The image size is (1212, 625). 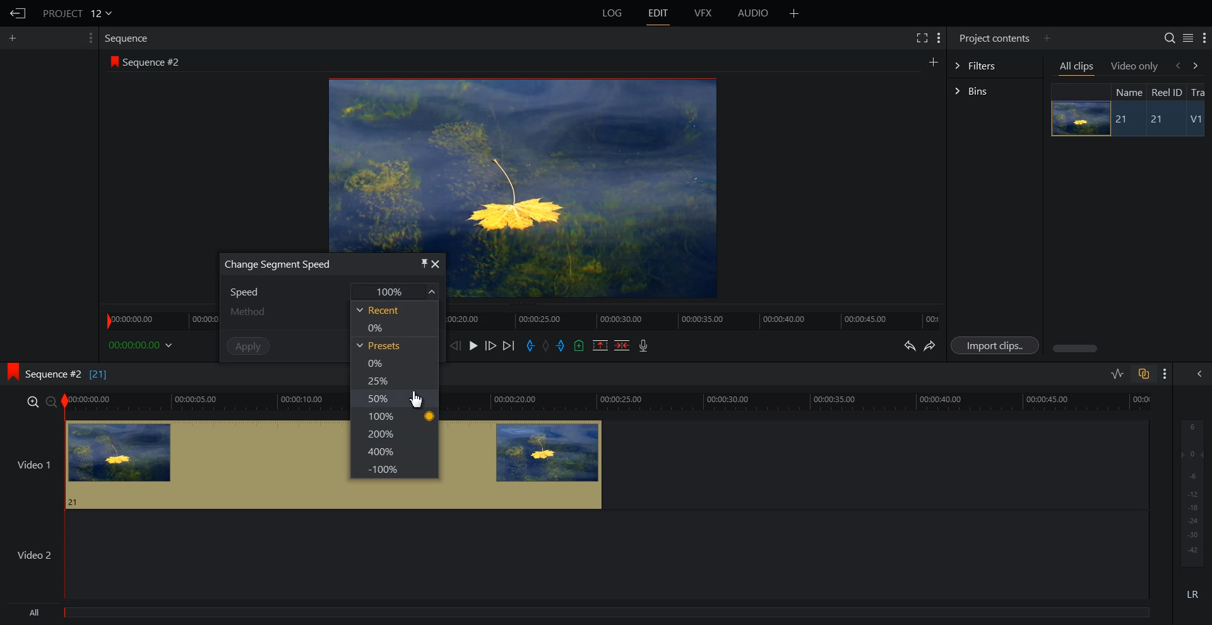 What do you see at coordinates (252, 312) in the screenshot?
I see `Method` at bounding box center [252, 312].